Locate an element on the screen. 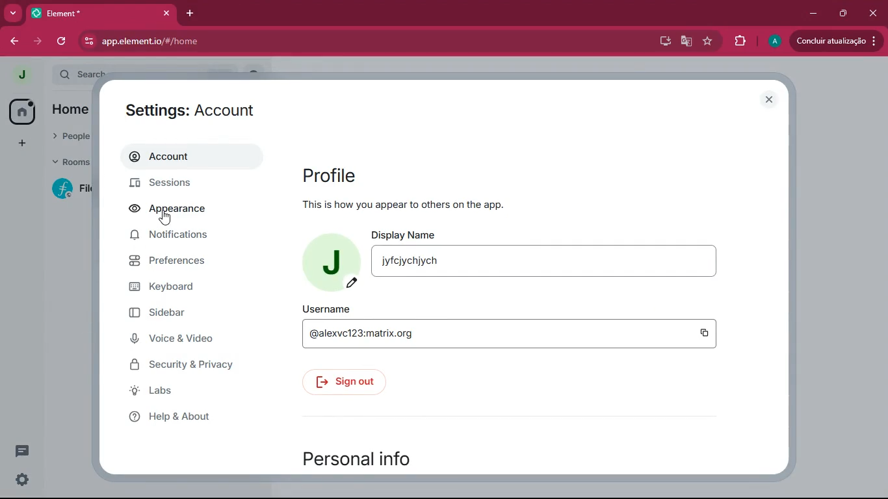 The height and width of the screenshot is (499, 888). close is located at coordinates (166, 13).